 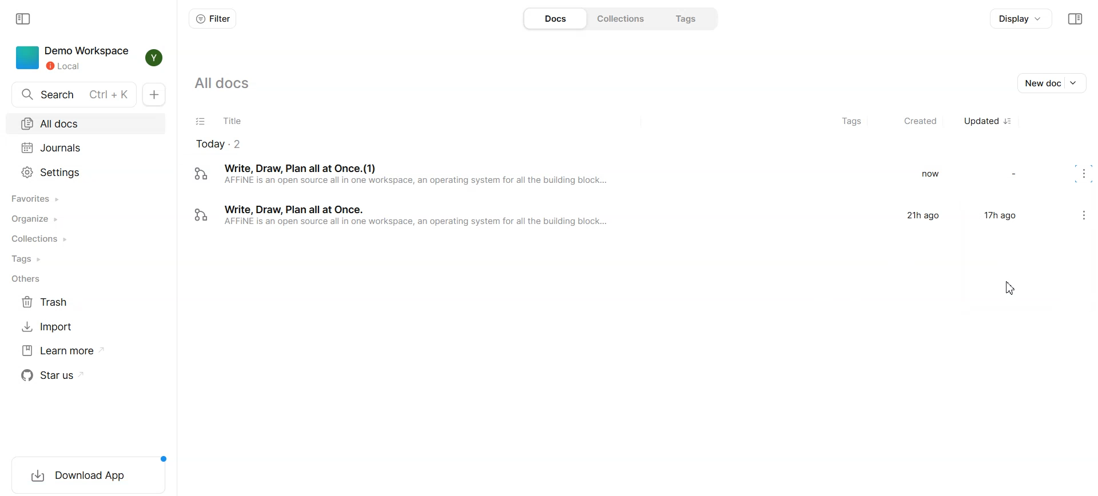 I want to click on Star us, so click(x=88, y=374).